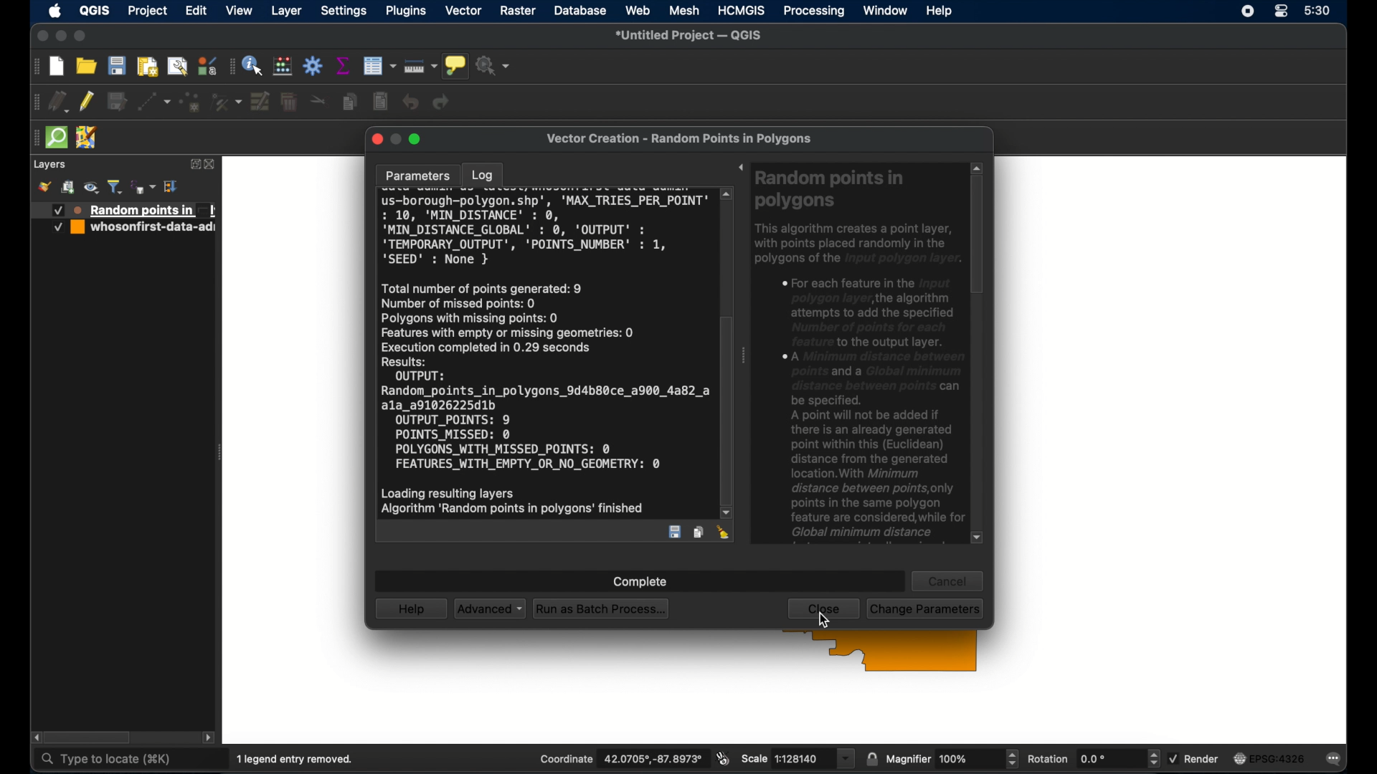 This screenshot has width=1377, height=774. What do you see at coordinates (286, 11) in the screenshot?
I see `layer` at bounding box center [286, 11].